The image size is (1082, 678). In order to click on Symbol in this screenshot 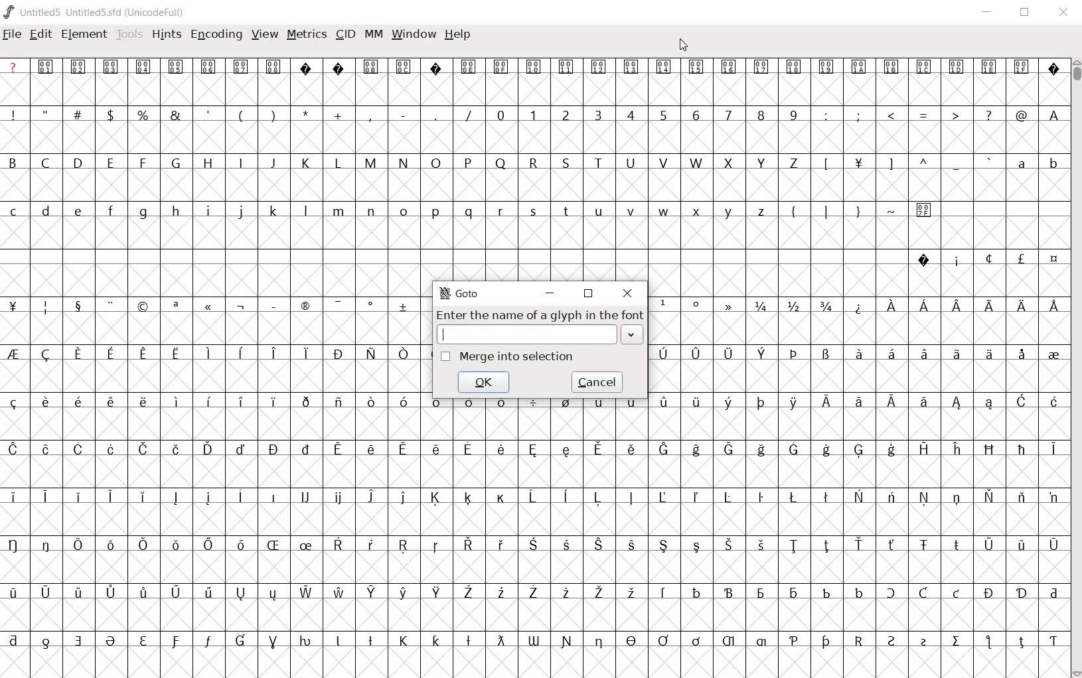, I will do `click(176, 593)`.